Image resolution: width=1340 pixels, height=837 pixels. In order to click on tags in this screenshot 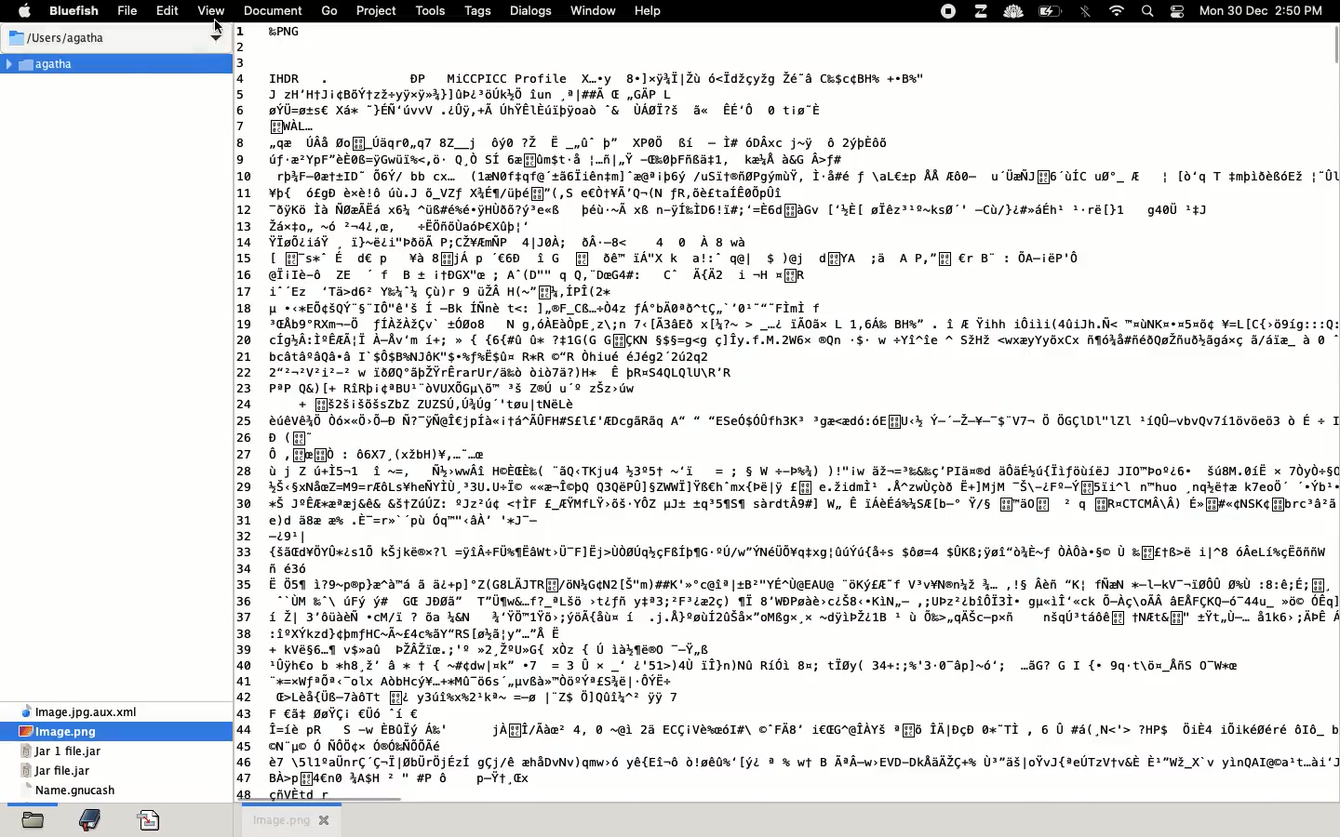, I will do `click(482, 10)`.